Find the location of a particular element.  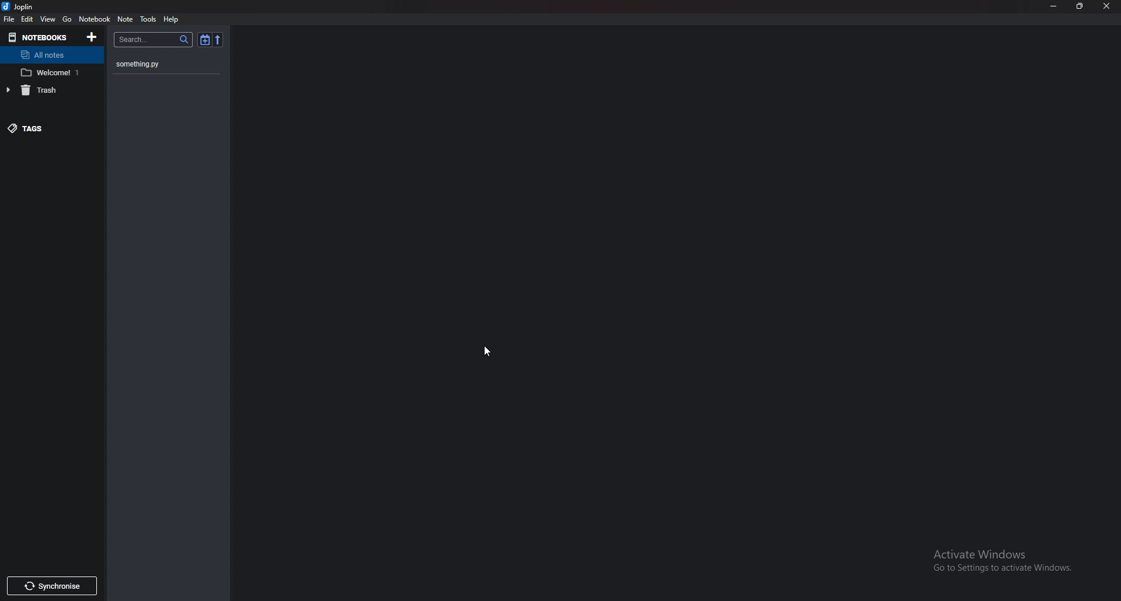

close is located at coordinates (1105, 5).